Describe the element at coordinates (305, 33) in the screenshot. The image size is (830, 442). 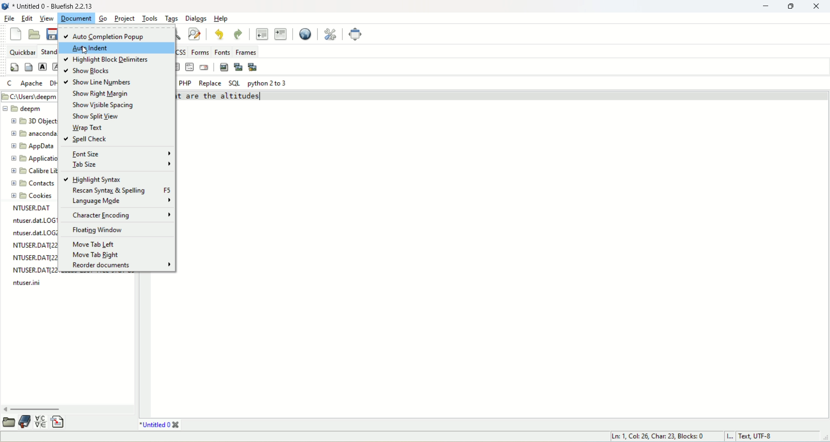
I see `preview in browser` at that location.